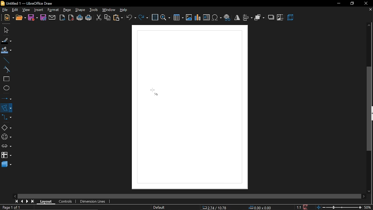 Image resolution: width=373 pixels, height=210 pixels. Describe the element at coordinates (124, 10) in the screenshot. I see `help` at that location.